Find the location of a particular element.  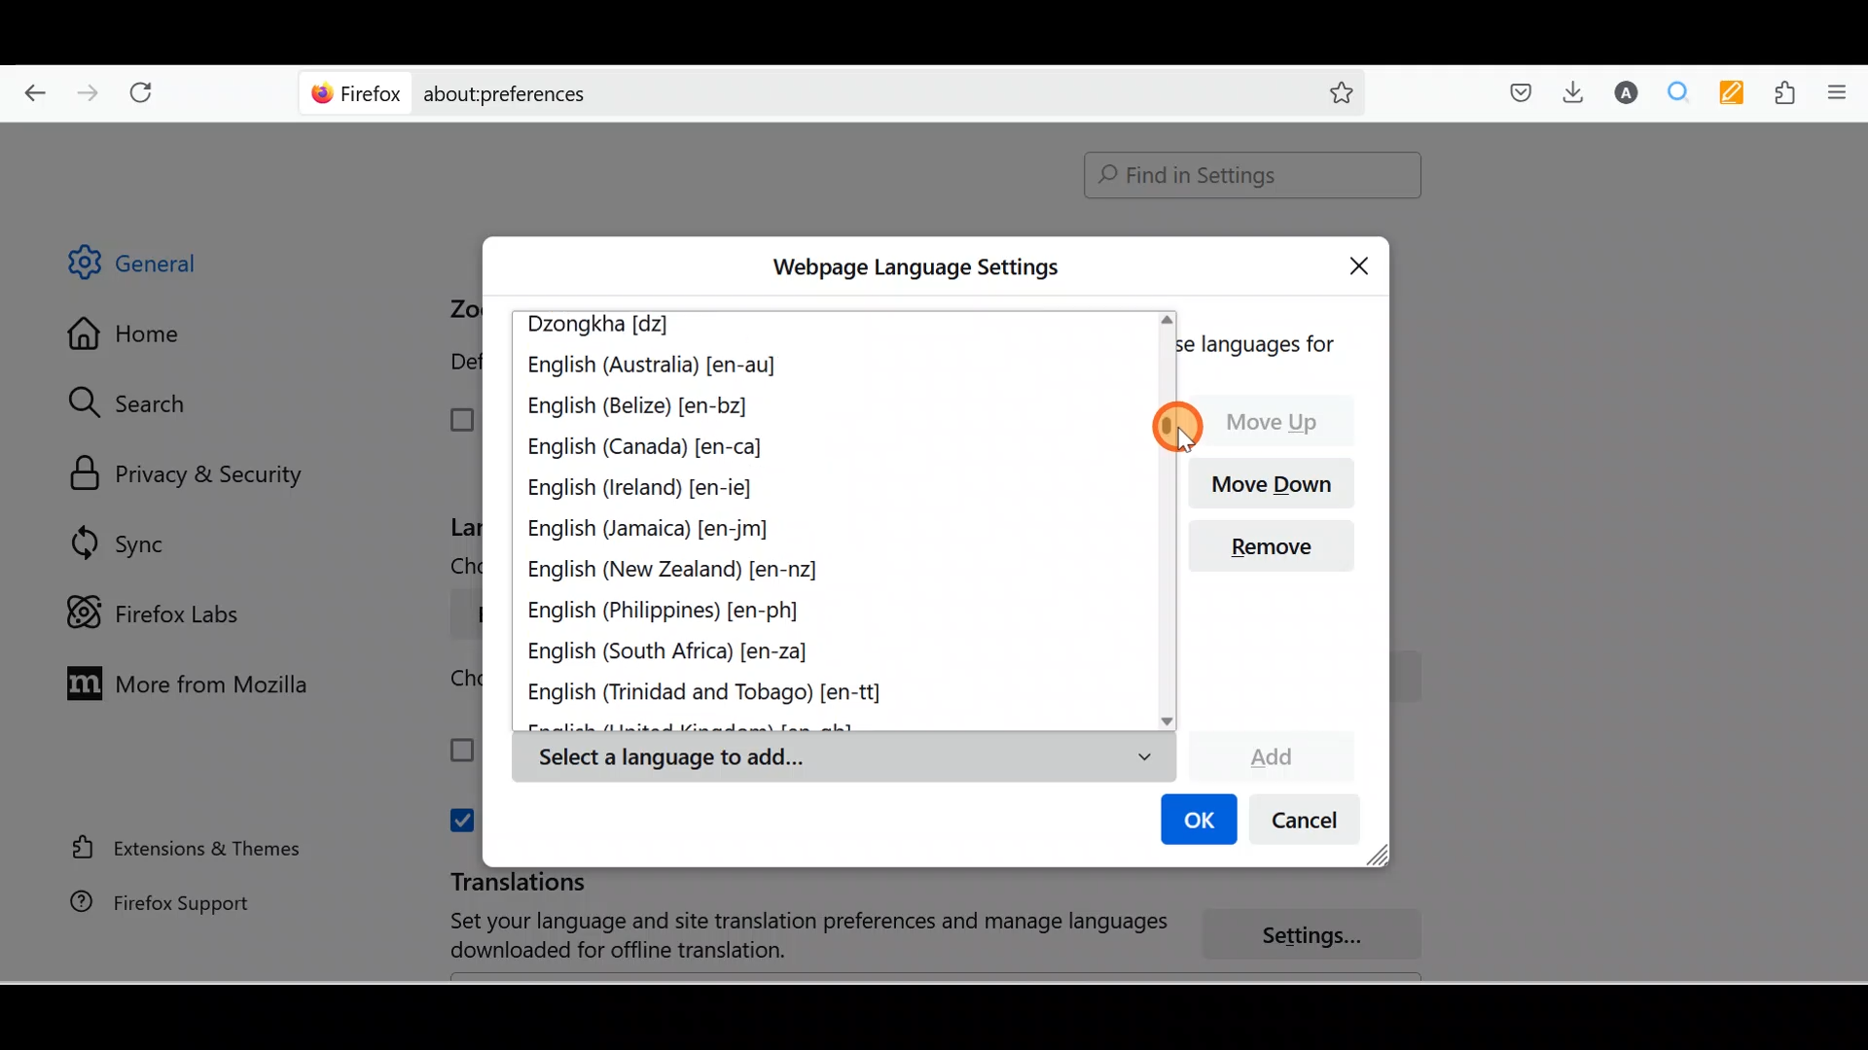

Move up is located at coordinates (1281, 421).